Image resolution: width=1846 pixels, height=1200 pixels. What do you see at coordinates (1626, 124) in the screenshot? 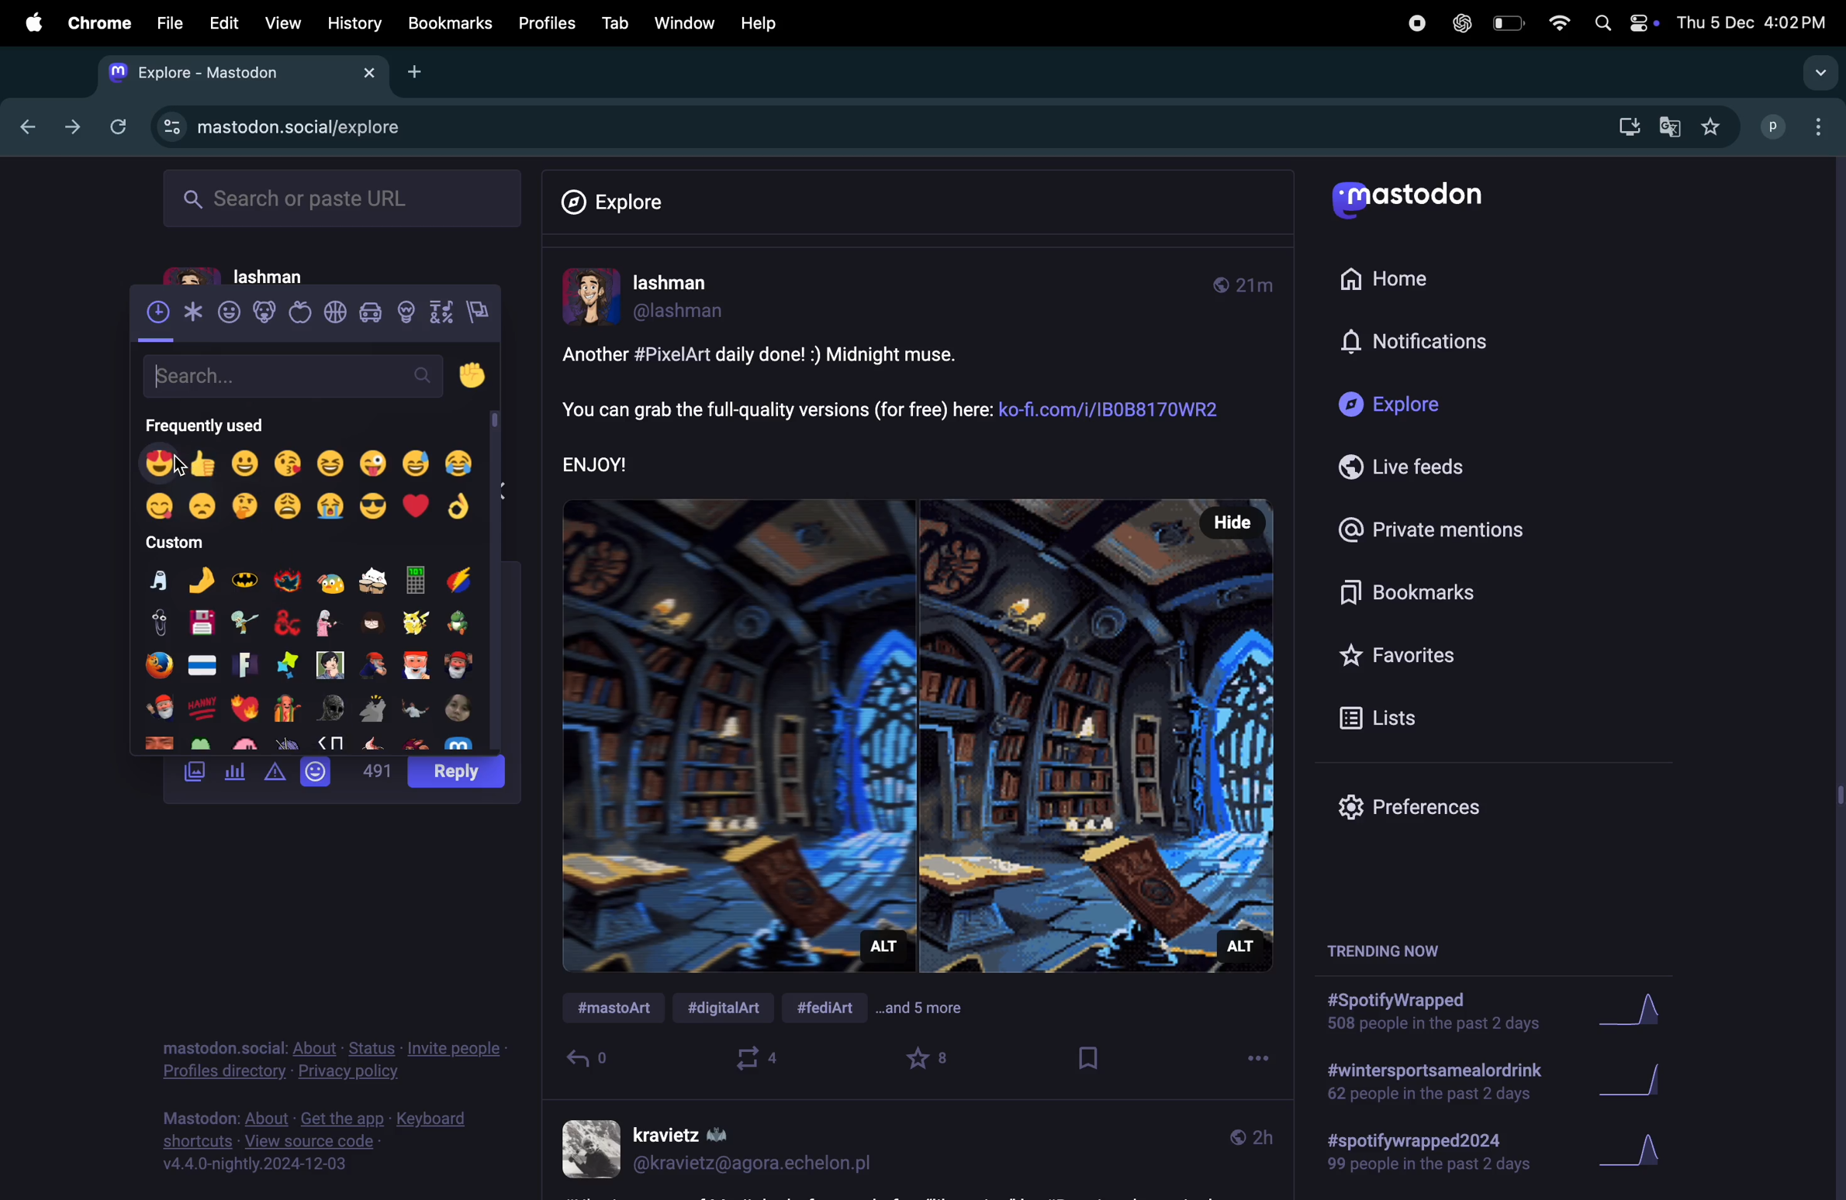
I see `download mastdon` at bounding box center [1626, 124].